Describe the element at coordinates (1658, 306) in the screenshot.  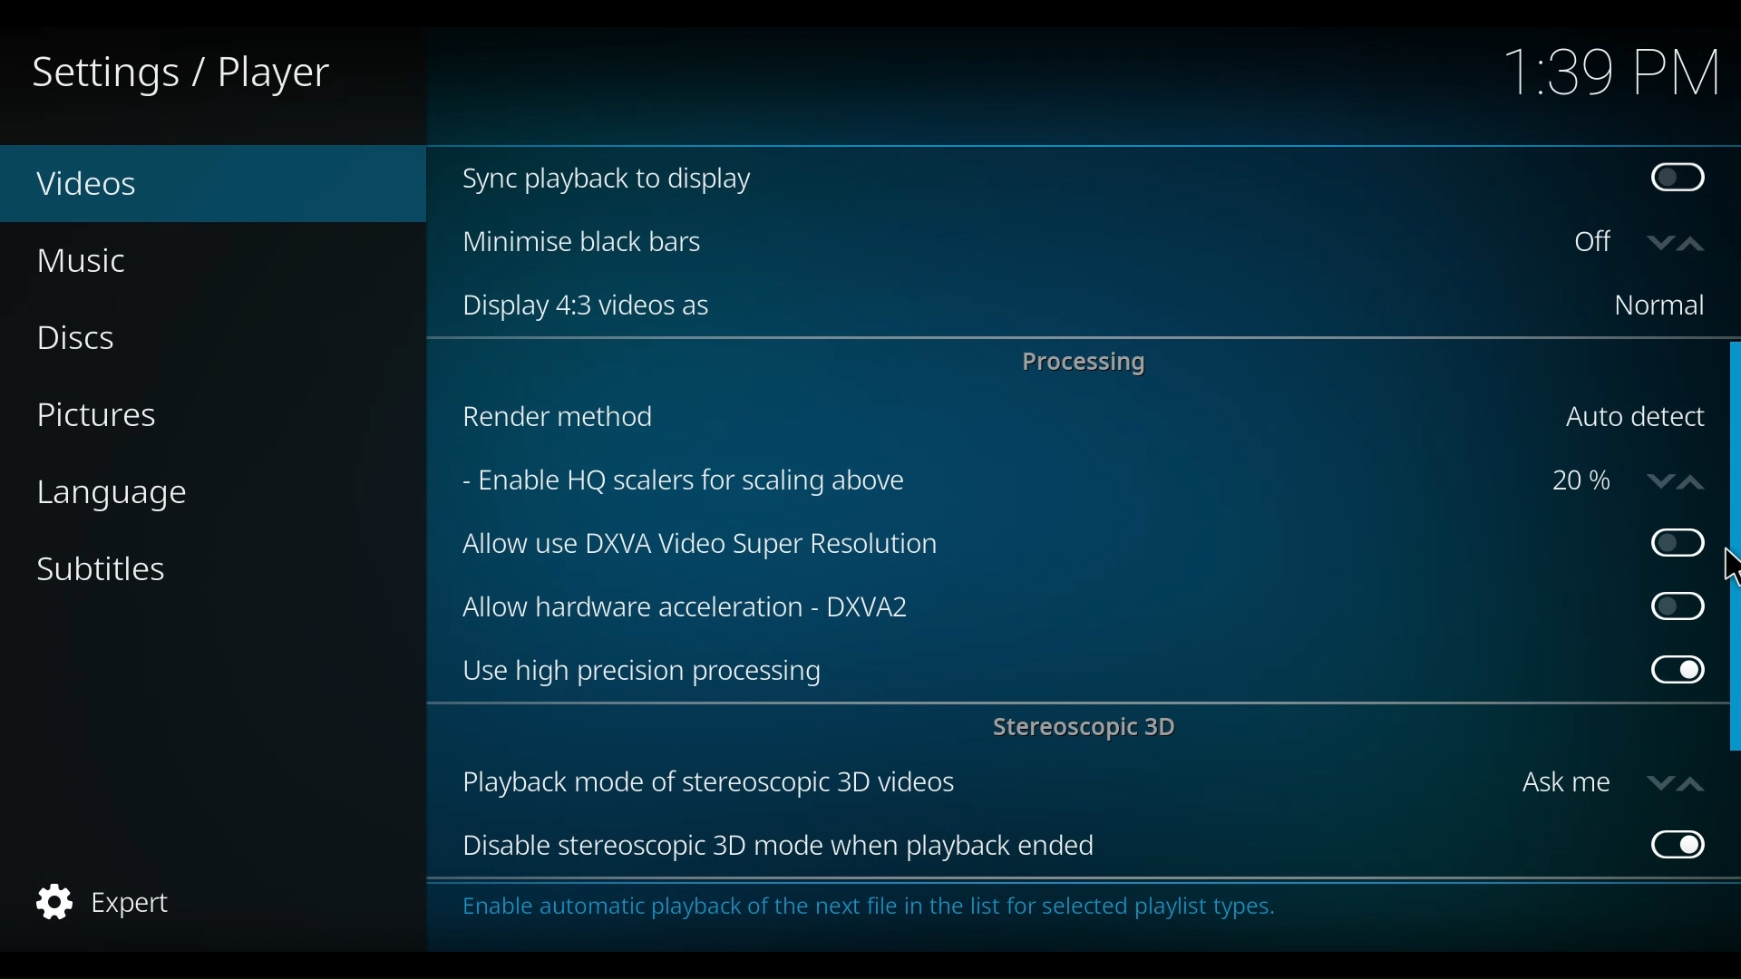
I see `Normal` at that location.